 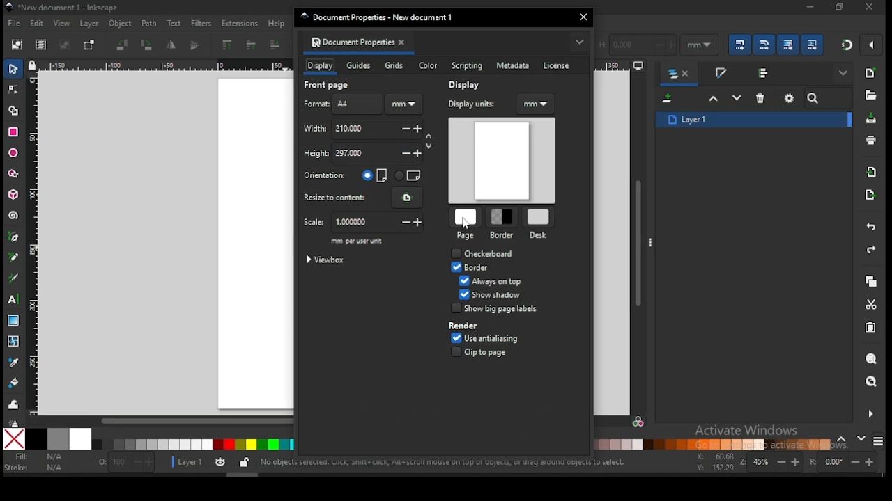 I want to click on close window, so click(x=838, y=7).